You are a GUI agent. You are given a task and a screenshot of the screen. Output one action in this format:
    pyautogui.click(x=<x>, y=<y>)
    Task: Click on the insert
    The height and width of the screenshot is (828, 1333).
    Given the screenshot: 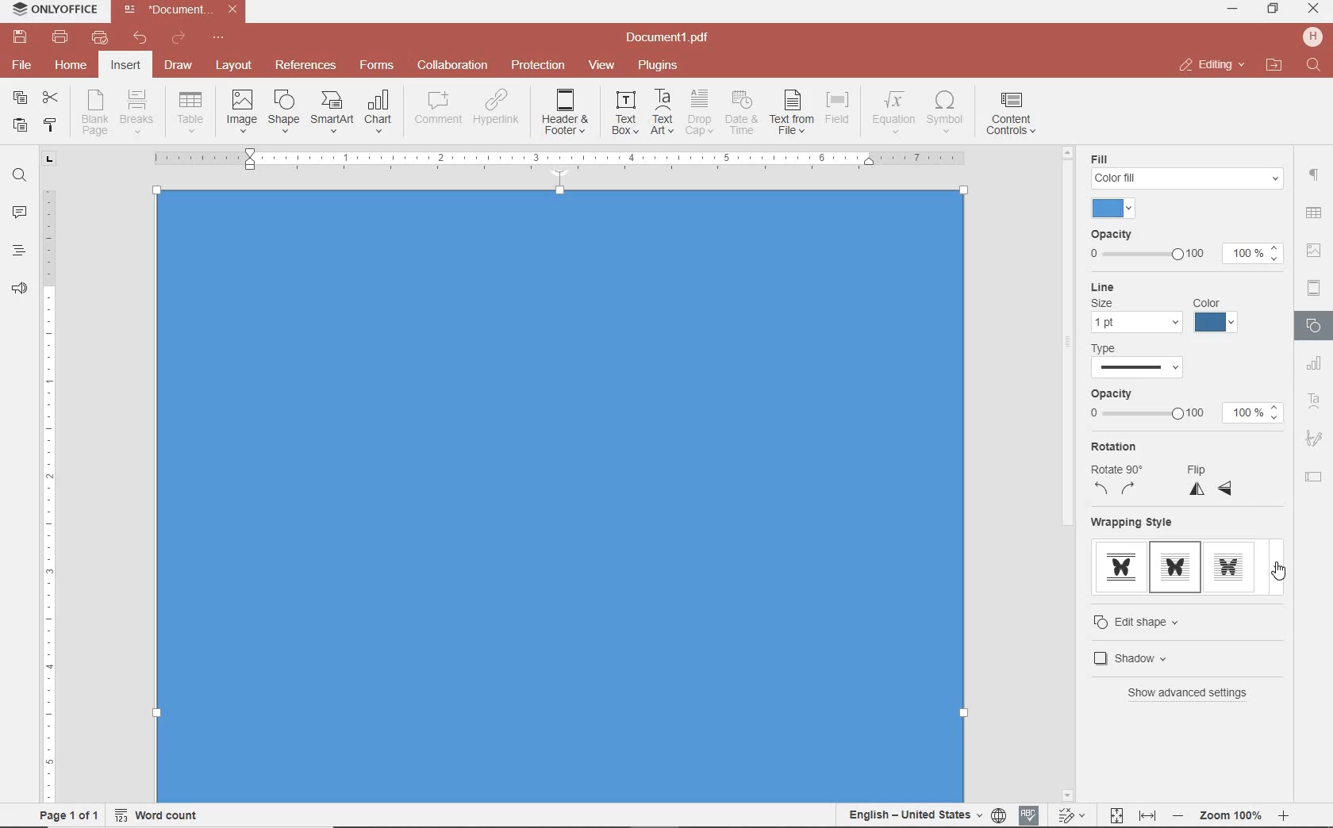 What is the action you would take?
    pyautogui.click(x=125, y=67)
    